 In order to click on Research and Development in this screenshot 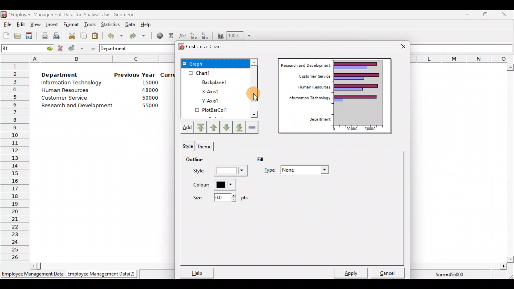, I will do `click(79, 106)`.